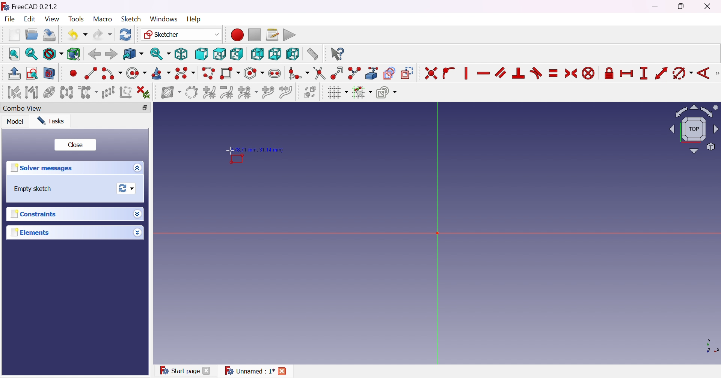  What do you see at coordinates (32, 92) in the screenshot?
I see `Select associated geometry` at bounding box center [32, 92].